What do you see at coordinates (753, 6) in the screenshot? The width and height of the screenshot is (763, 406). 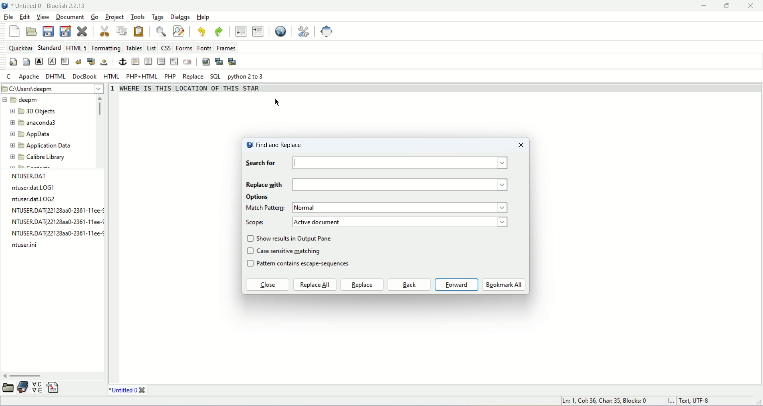 I see `close` at bounding box center [753, 6].